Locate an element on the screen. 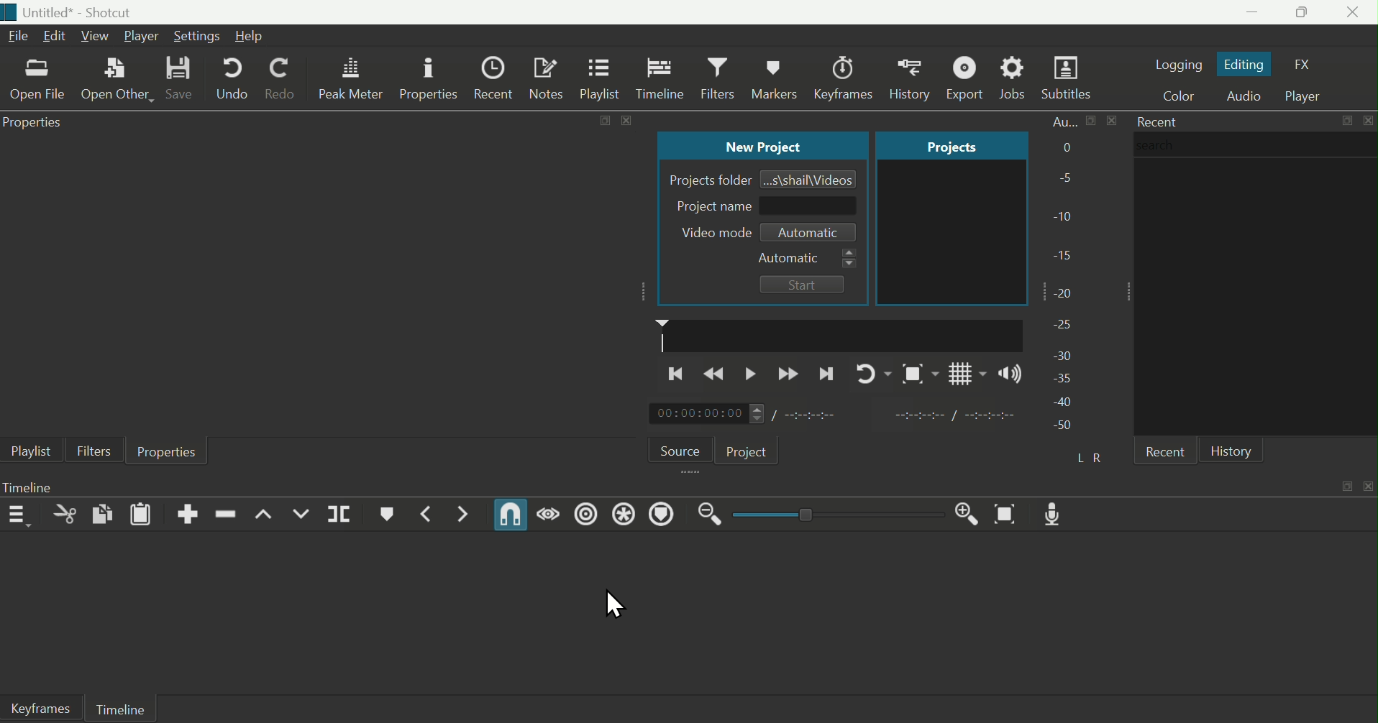  Forward is located at coordinates (789, 372).